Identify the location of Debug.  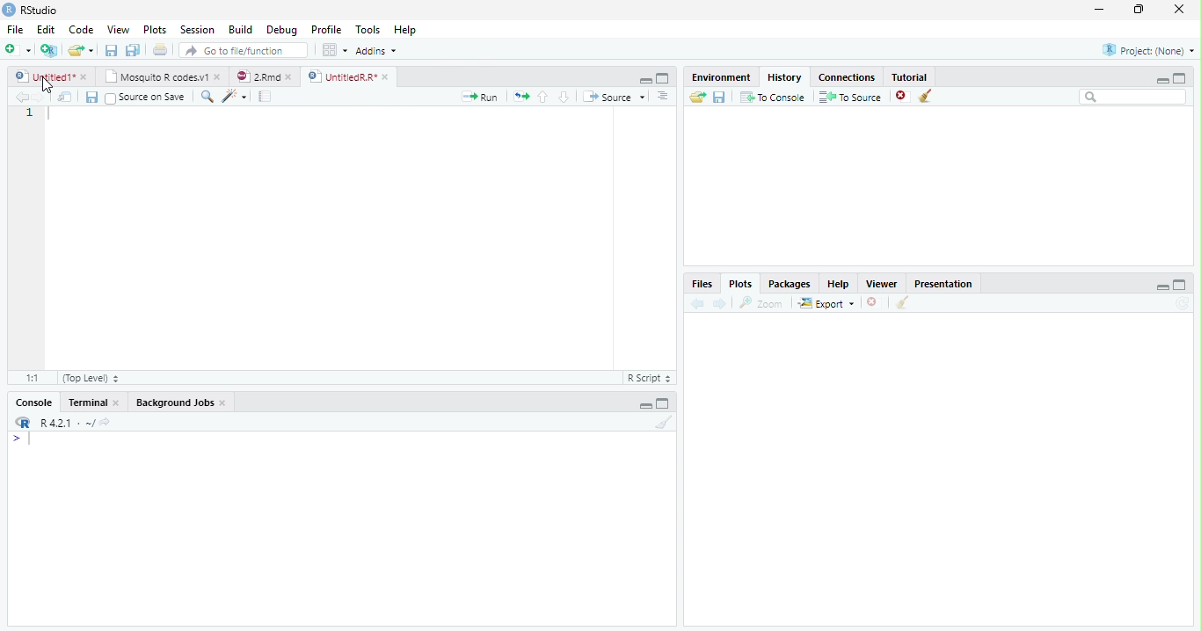
(282, 29).